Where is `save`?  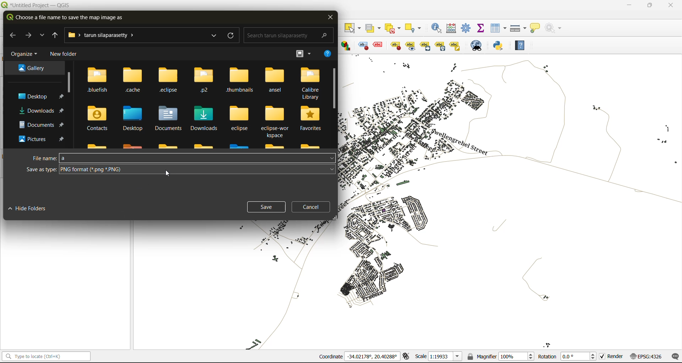
save is located at coordinates (266, 207).